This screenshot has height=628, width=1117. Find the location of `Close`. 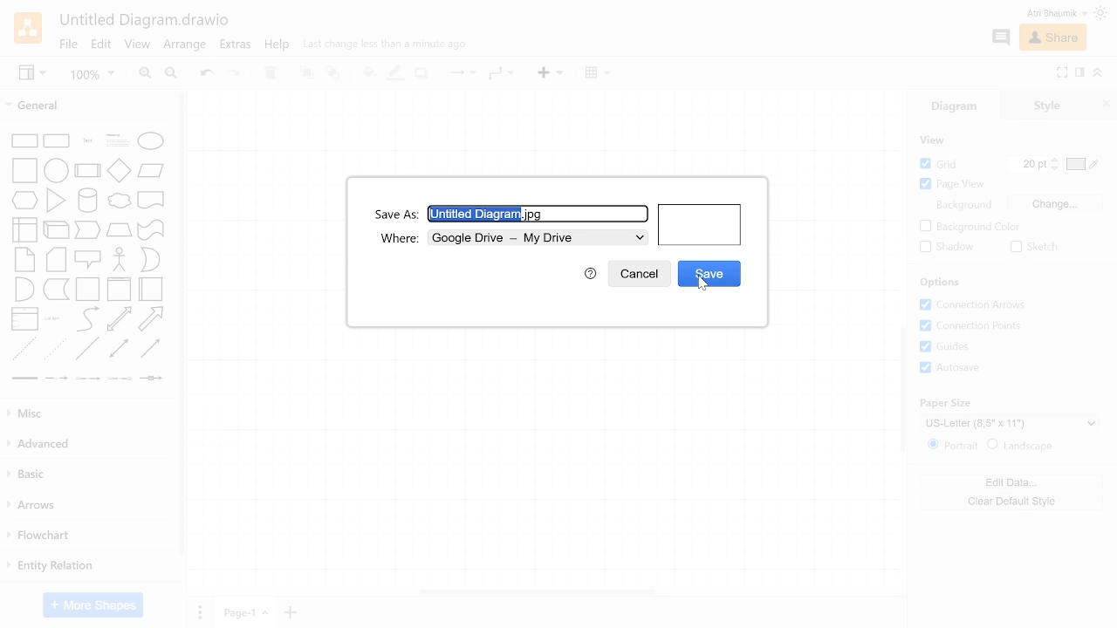

Close is located at coordinates (1106, 105).